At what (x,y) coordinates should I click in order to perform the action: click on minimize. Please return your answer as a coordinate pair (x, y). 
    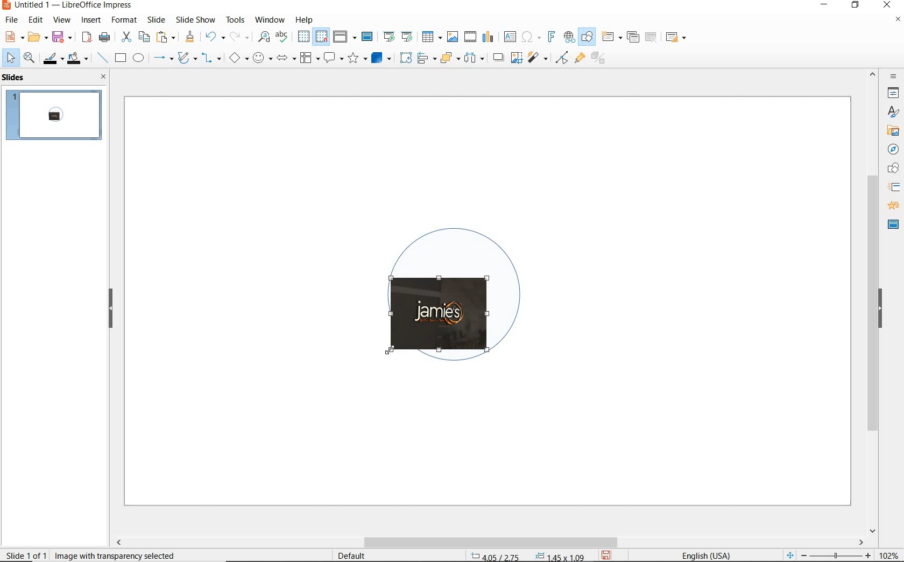
    Looking at the image, I should click on (825, 6).